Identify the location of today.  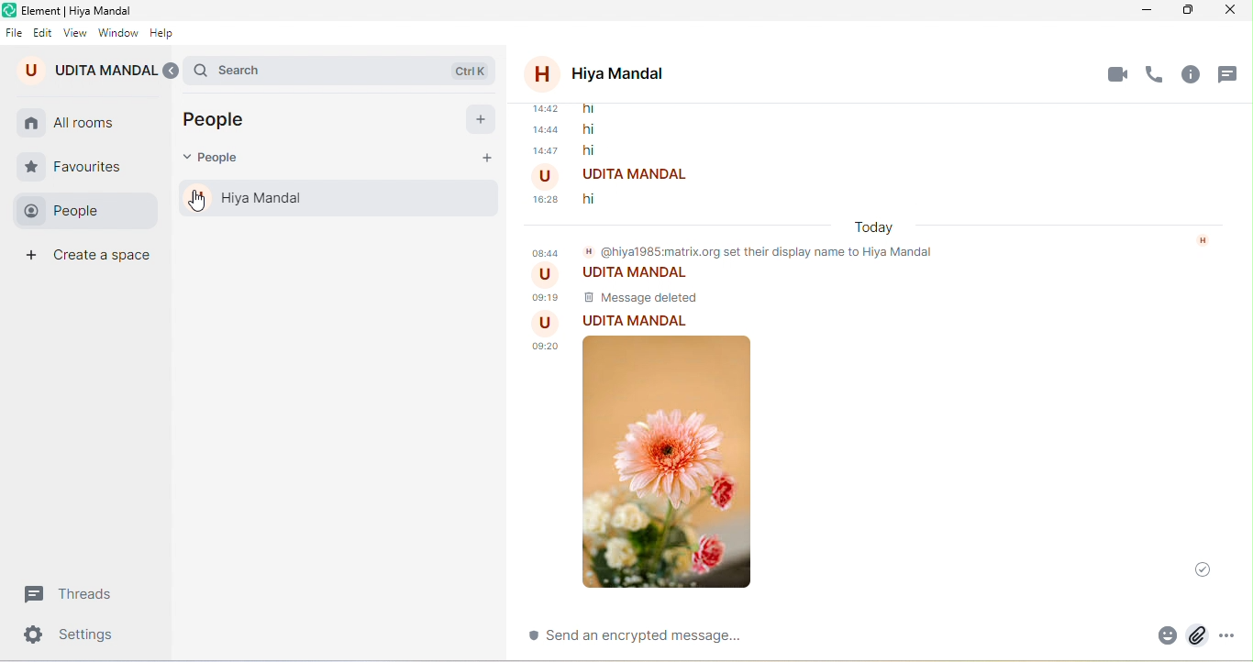
(872, 228).